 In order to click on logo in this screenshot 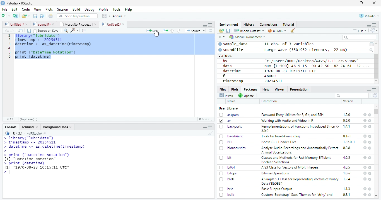, I will do `click(3, 3)`.